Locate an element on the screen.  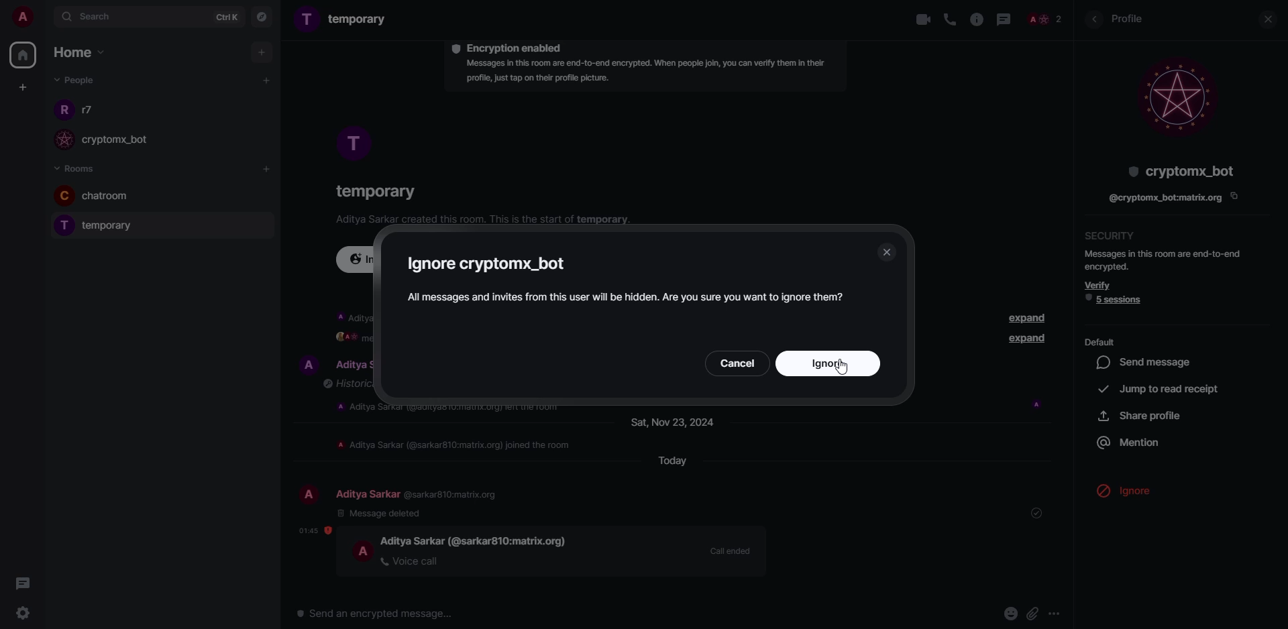
profile image is located at coordinates (66, 139).